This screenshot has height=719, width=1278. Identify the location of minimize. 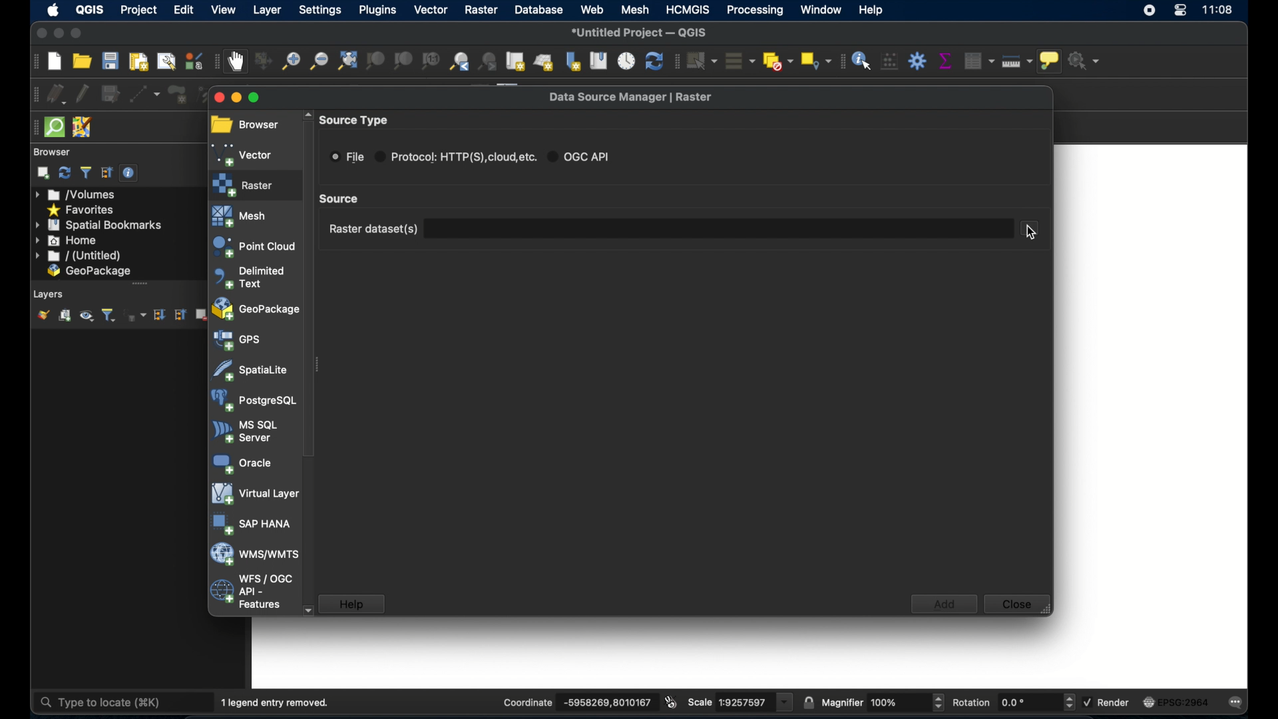
(234, 96).